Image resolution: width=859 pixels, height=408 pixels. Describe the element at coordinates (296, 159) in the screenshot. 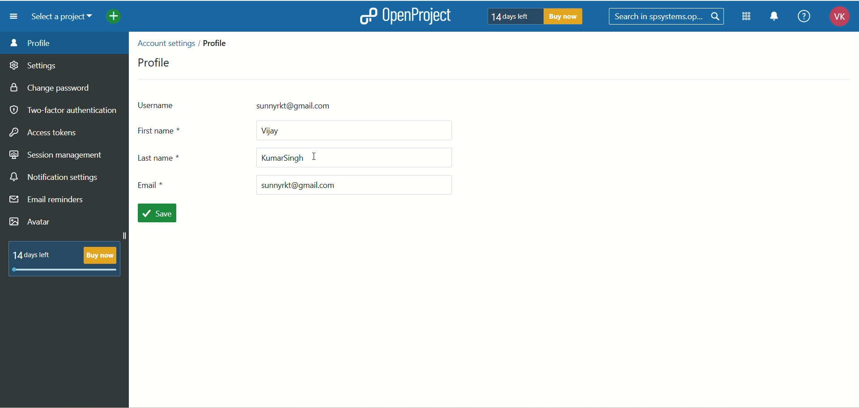

I see `last name` at that location.